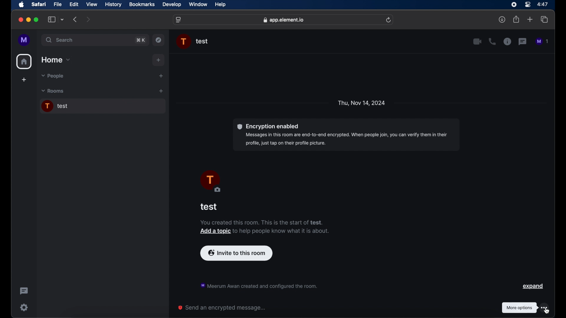  Describe the element at coordinates (20, 20) in the screenshot. I see `close` at that location.